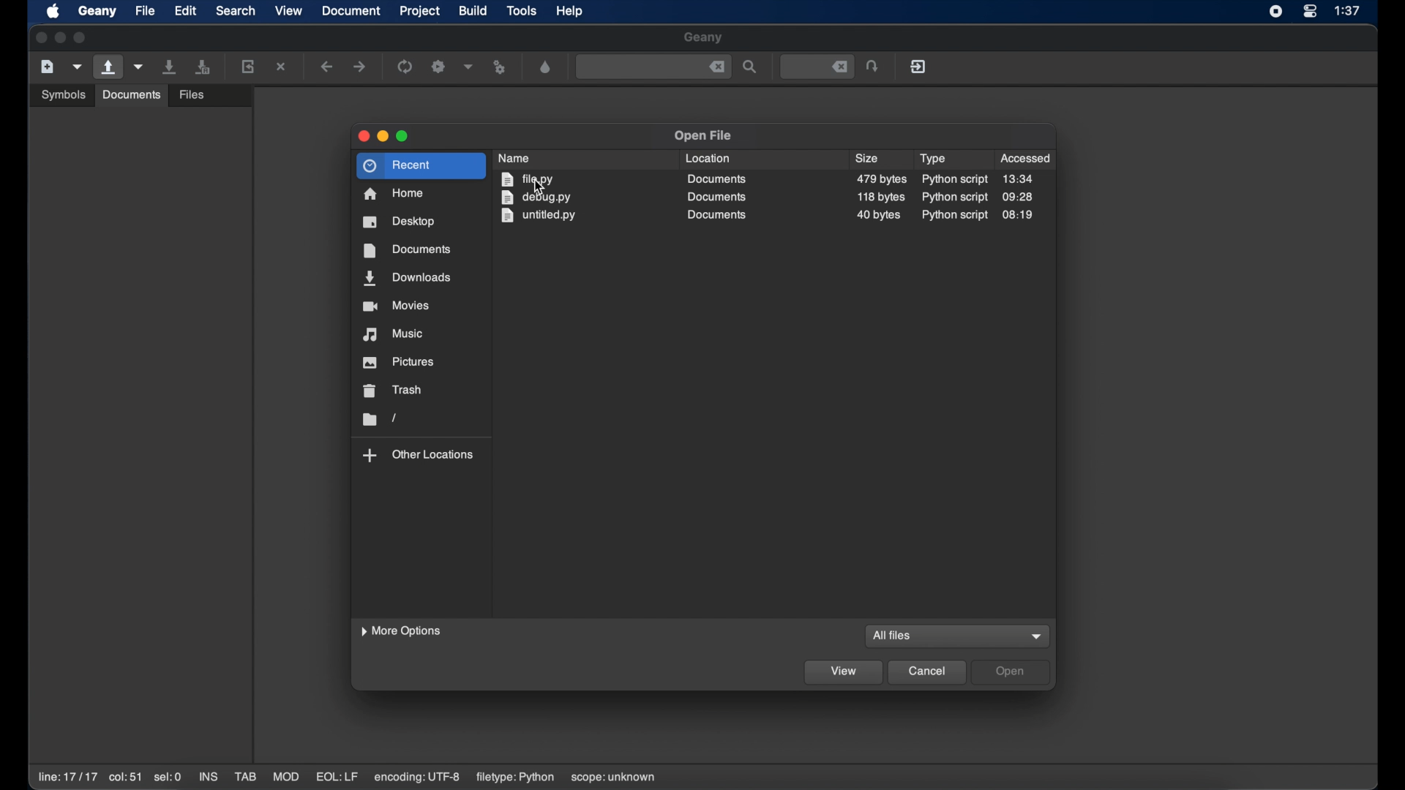  What do you see at coordinates (751, 67) in the screenshot?
I see `find the entered text in the current file` at bounding box center [751, 67].